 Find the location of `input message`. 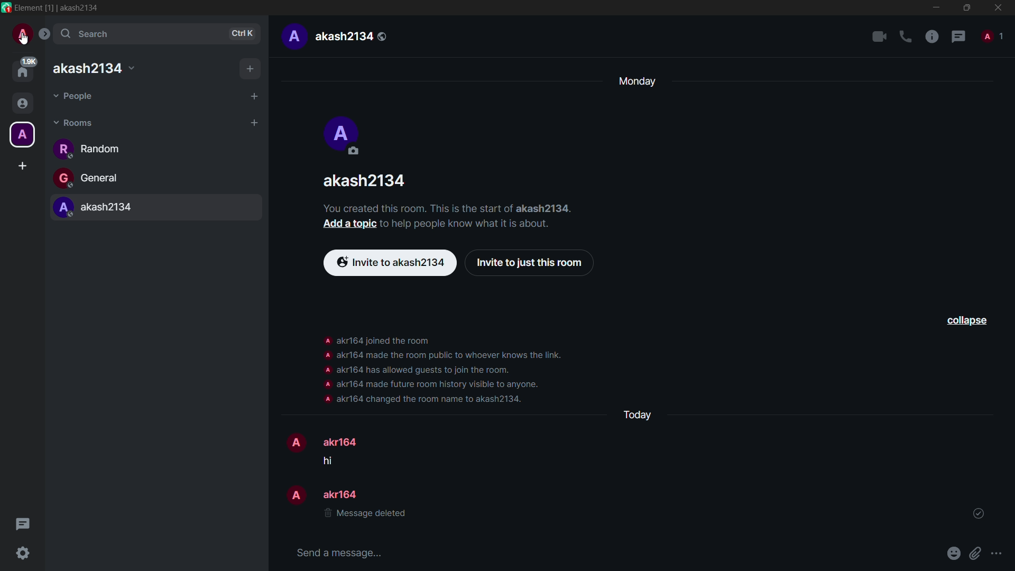

input message is located at coordinates (338, 552).